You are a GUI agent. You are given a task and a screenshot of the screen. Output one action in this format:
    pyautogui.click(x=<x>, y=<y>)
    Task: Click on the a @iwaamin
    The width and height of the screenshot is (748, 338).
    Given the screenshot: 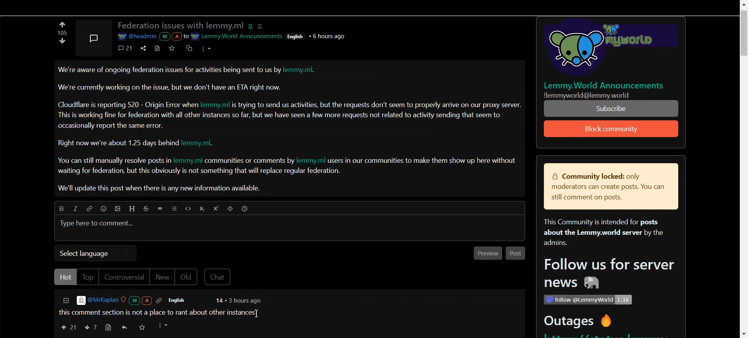 What is the action you would take?
    pyautogui.click(x=152, y=37)
    